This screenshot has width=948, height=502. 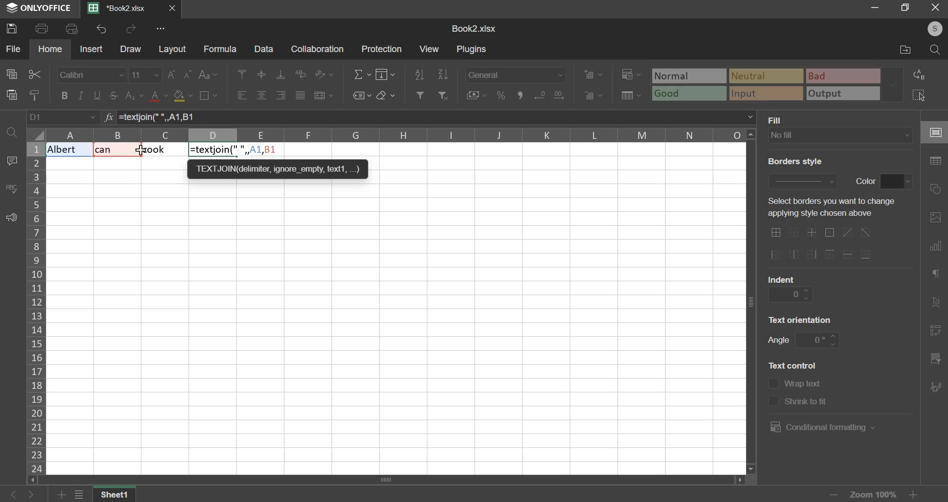 I want to click on replace, so click(x=922, y=74).